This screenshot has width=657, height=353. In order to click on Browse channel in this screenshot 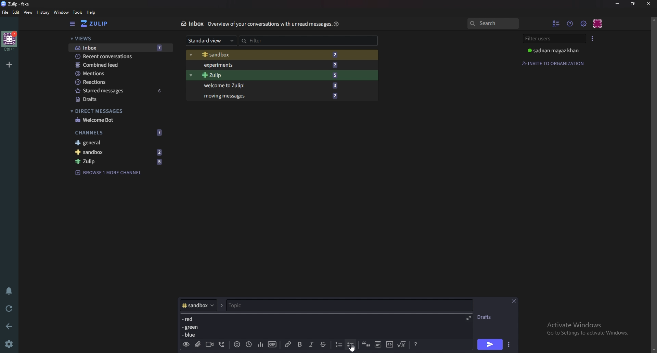, I will do `click(109, 172)`.